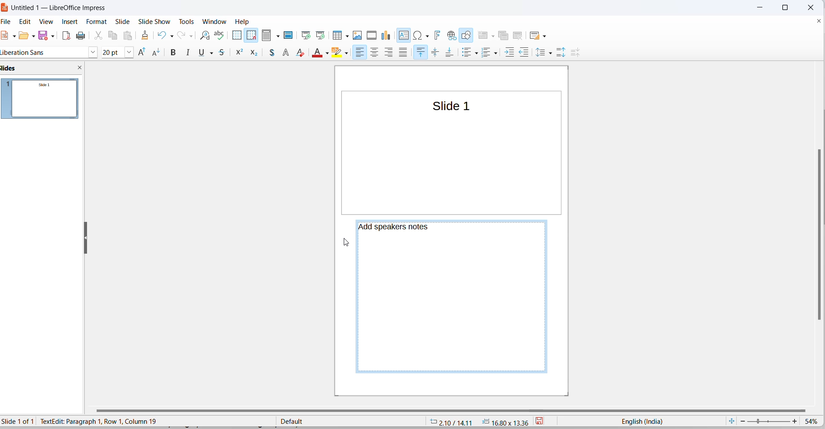  What do you see at coordinates (263, 54) in the screenshot?
I see `call out shapes` at bounding box center [263, 54].